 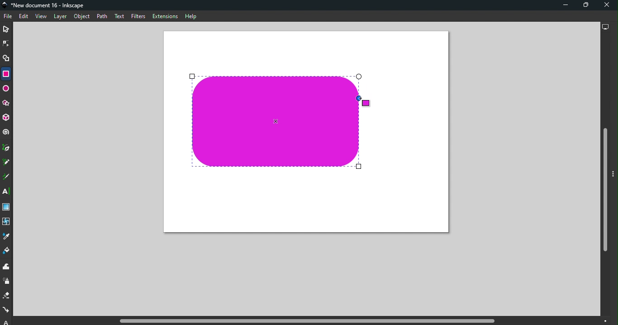 What do you see at coordinates (7, 104) in the screenshot?
I see `Star/polygon tool` at bounding box center [7, 104].